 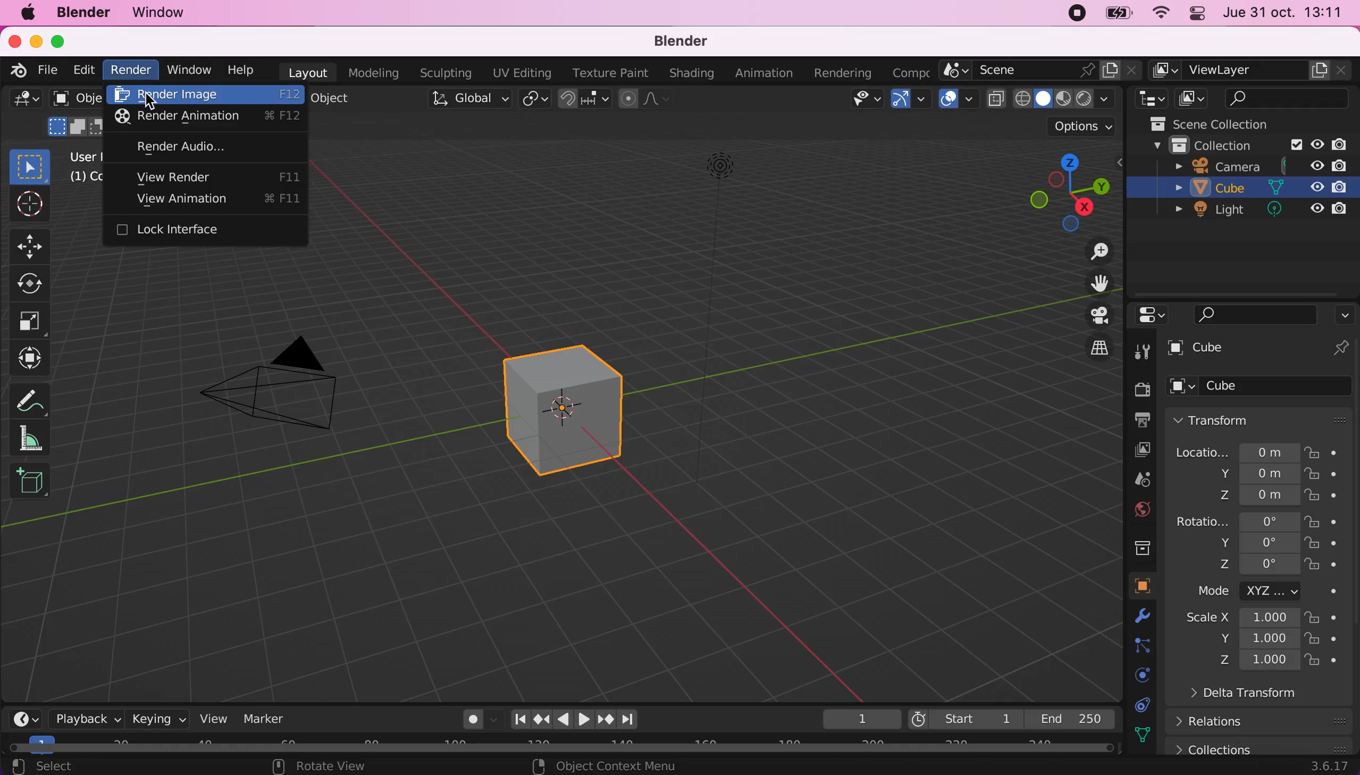 What do you see at coordinates (1235, 697) in the screenshot?
I see `delta transform` at bounding box center [1235, 697].